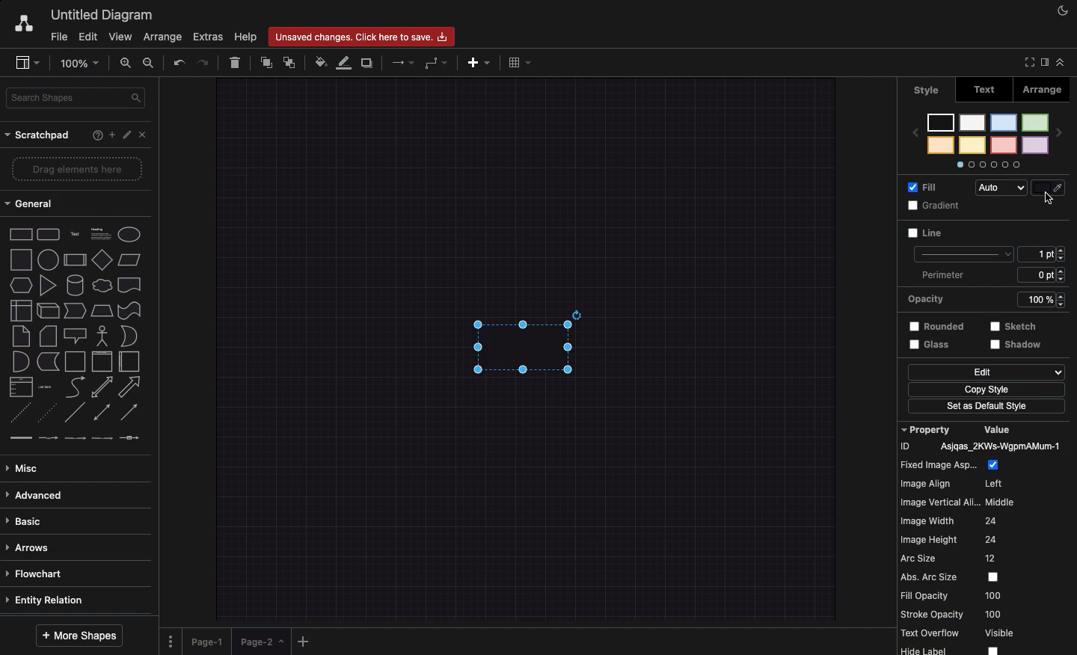 The width and height of the screenshot is (1077, 655). I want to click on Extras, so click(208, 37).